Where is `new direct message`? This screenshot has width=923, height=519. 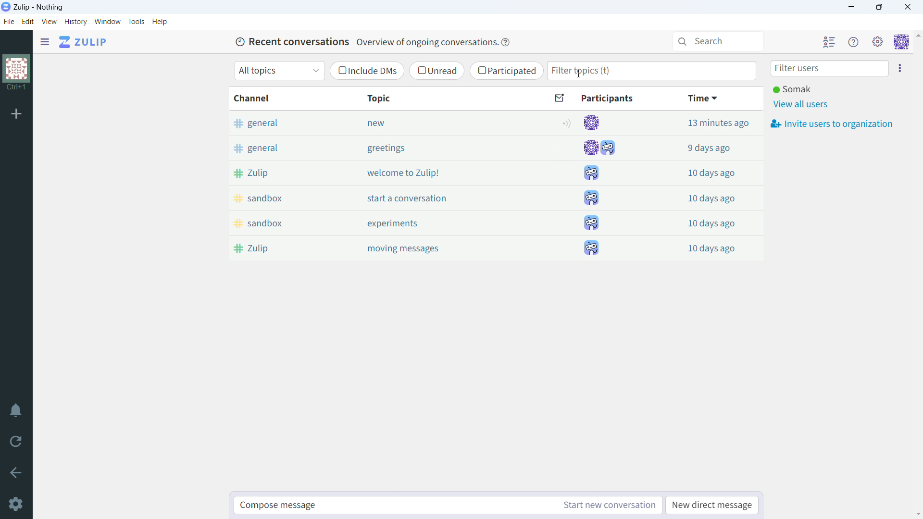
new direct message is located at coordinates (712, 505).